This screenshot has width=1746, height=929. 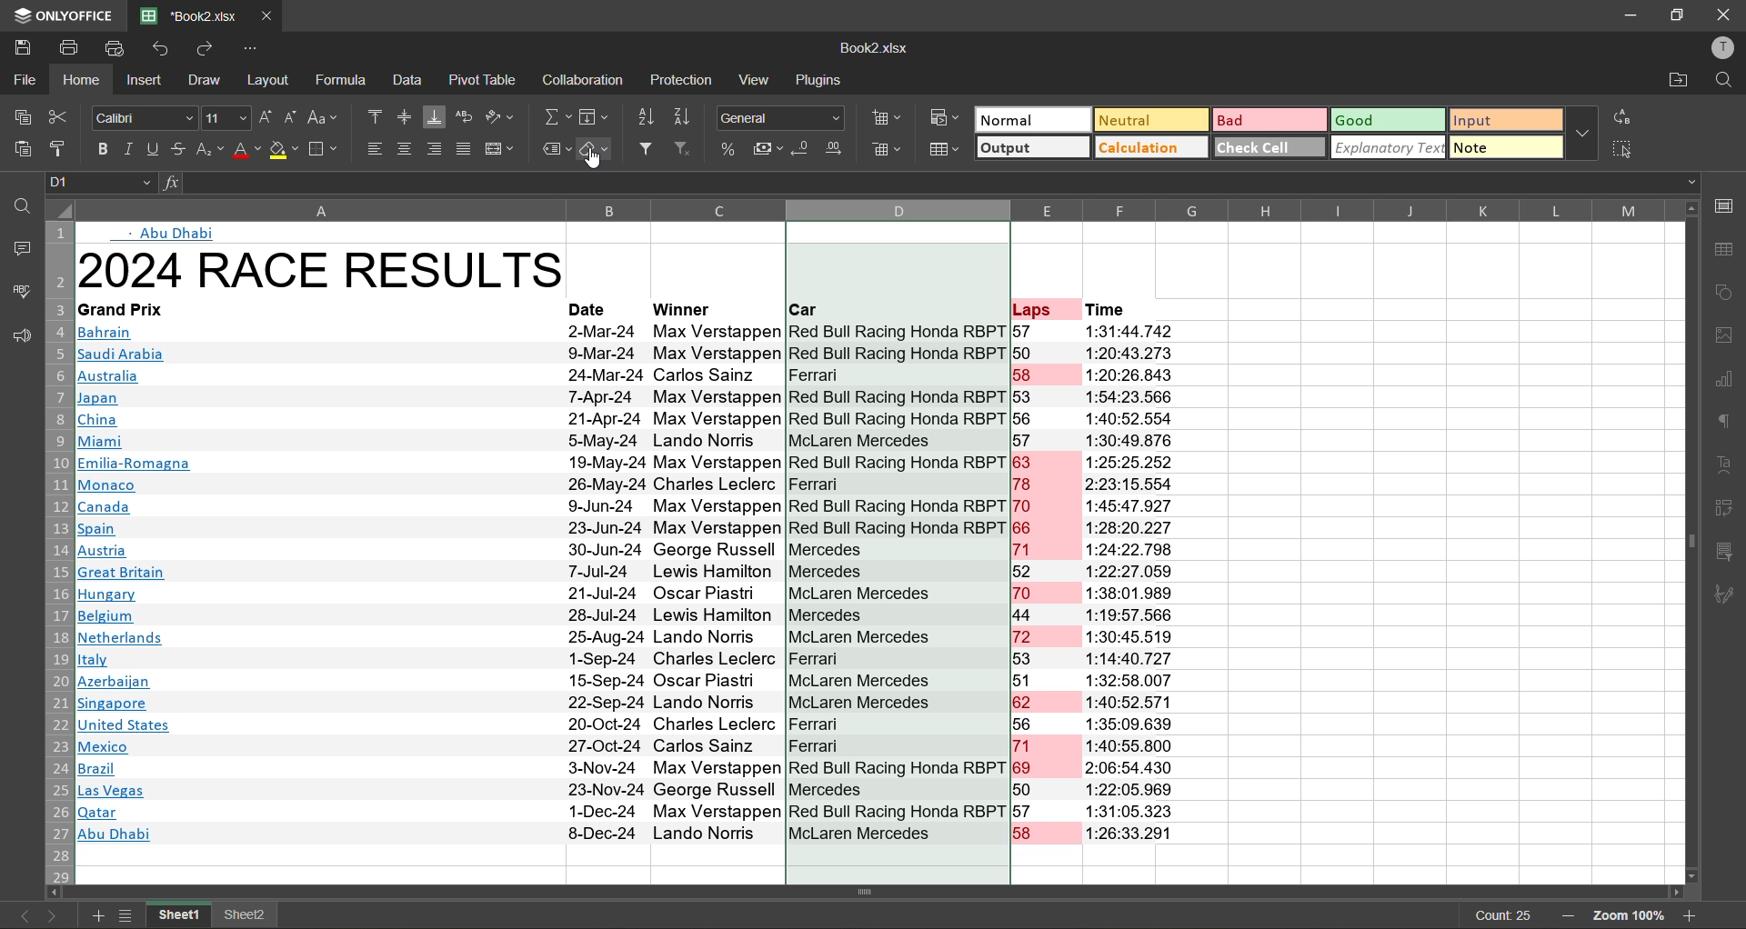 What do you see at coordinates (18, 252) in the screenshot?
I see `comments` at bounding box center [18, 252].